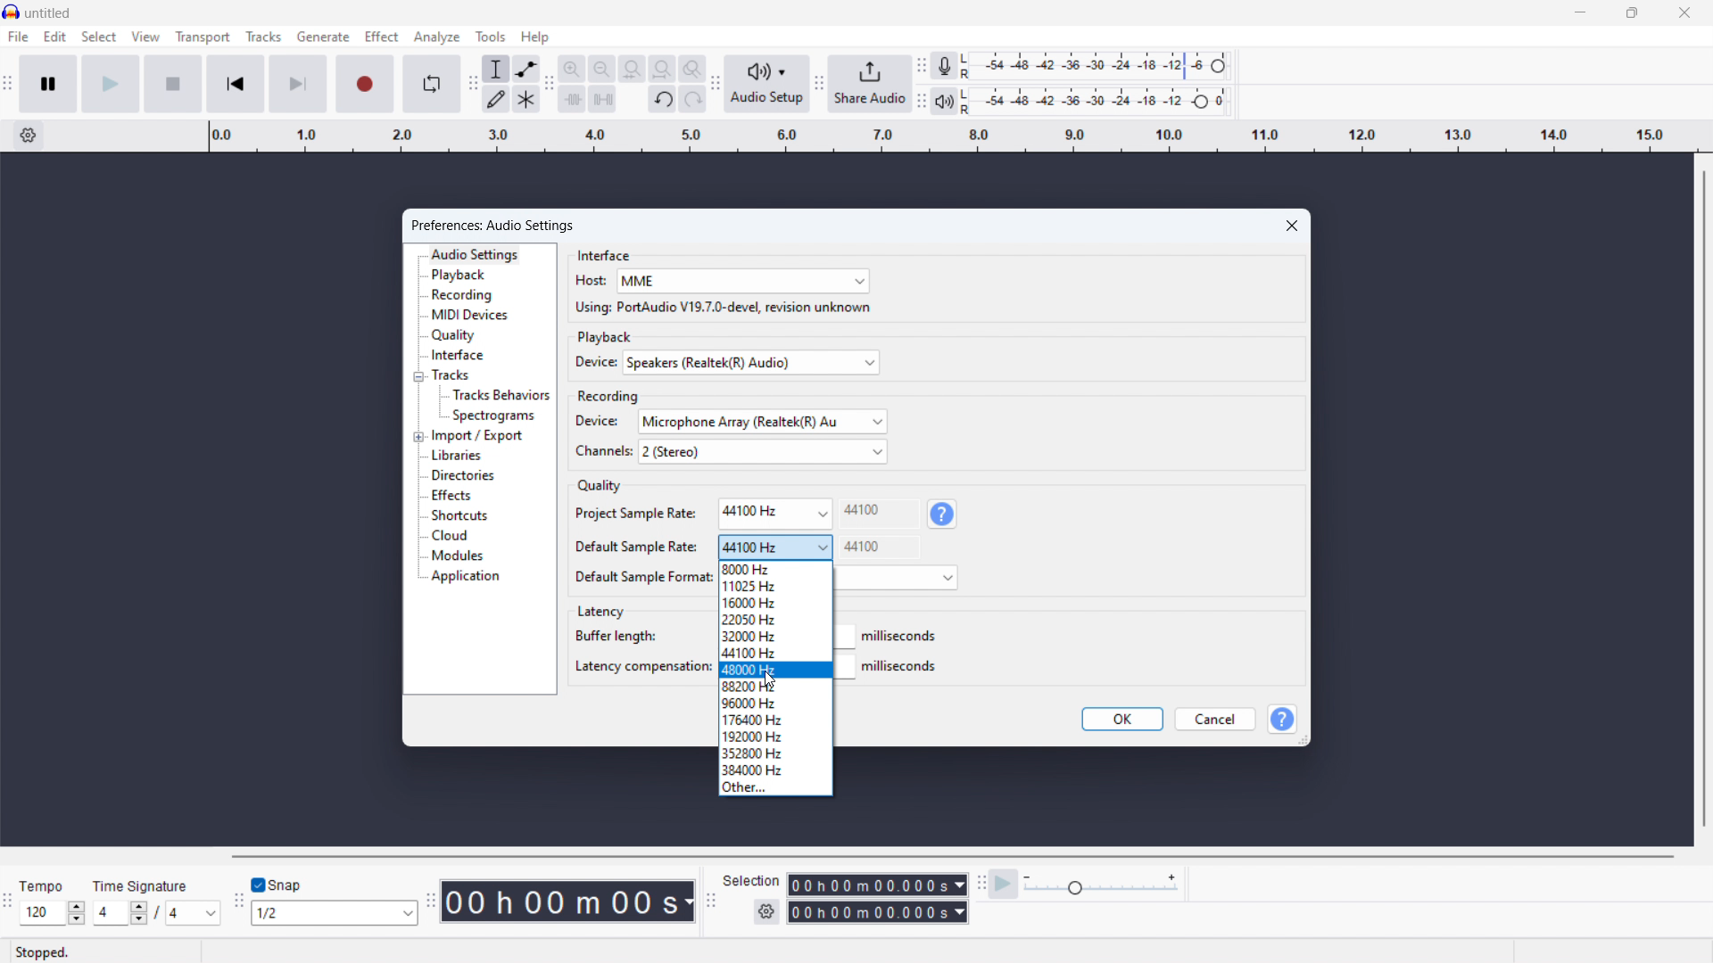  What do you see at coordinates (19, 37) in the screenshot?
I see `file` at bounding box center [19, 37].